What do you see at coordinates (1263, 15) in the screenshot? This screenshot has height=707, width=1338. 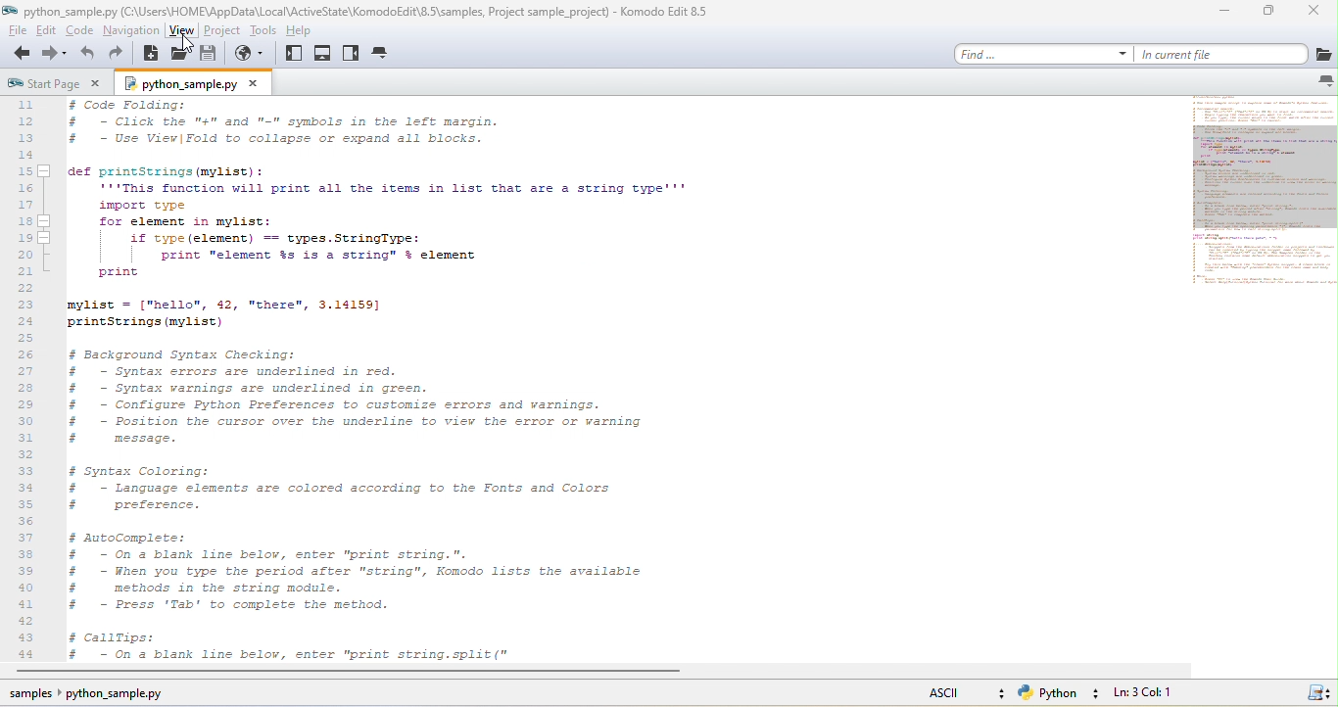 I see `maximize` at bounding box center [1263, 15].